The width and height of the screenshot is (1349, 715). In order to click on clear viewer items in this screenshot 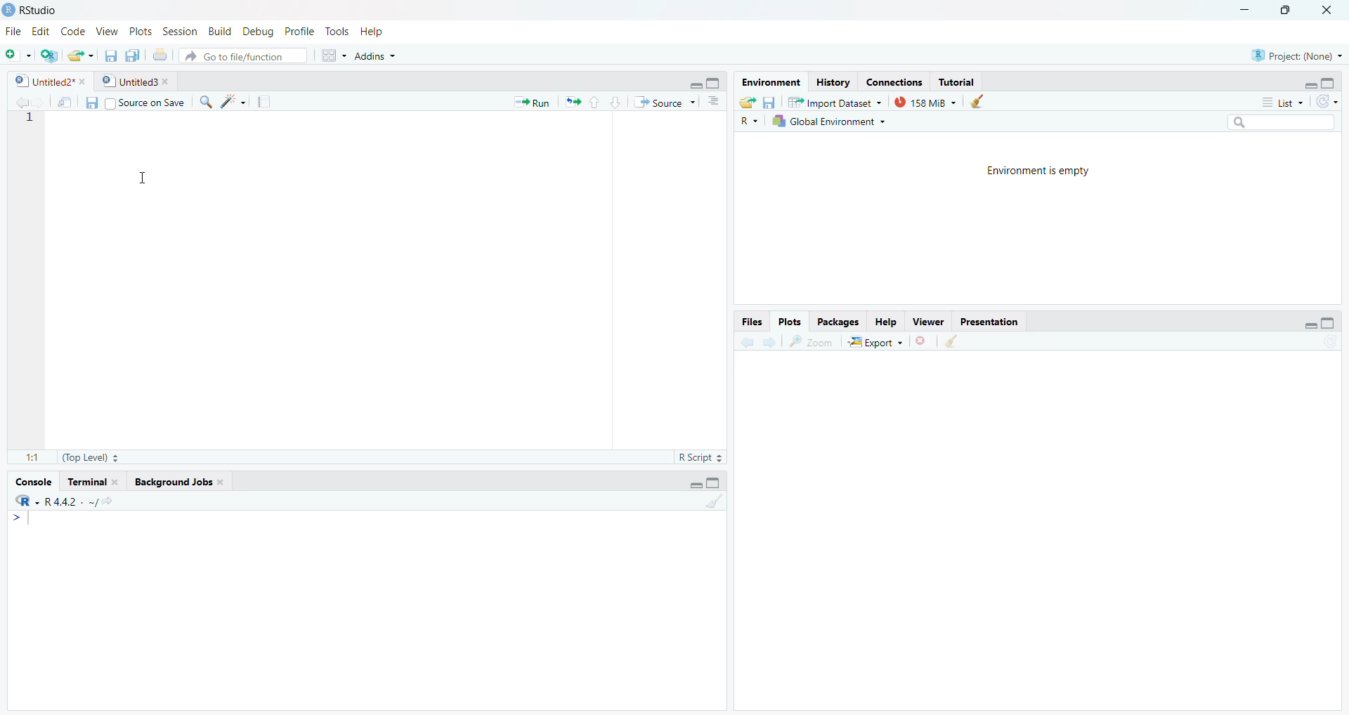, I will do `click(982, 102)`.